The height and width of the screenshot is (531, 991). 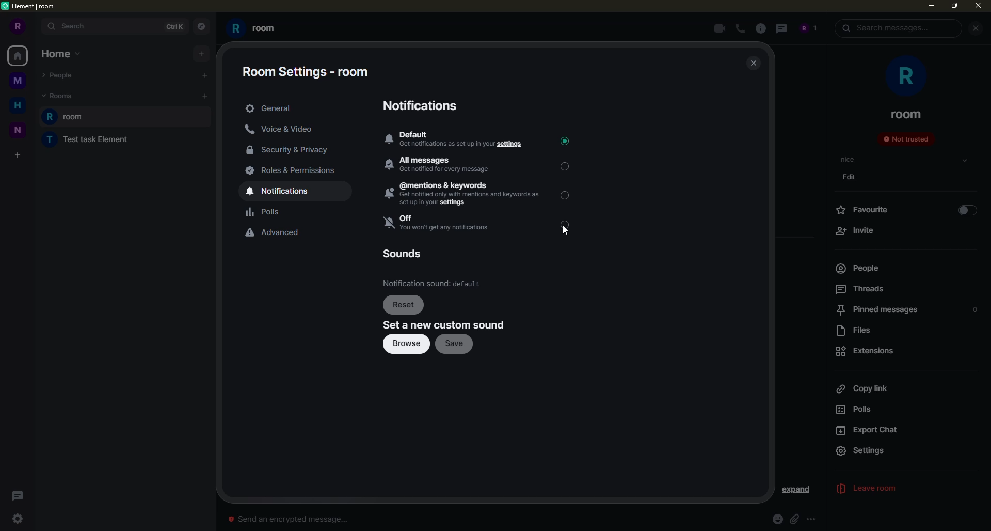 I want to click on navigation, so click(x=200, y=25).